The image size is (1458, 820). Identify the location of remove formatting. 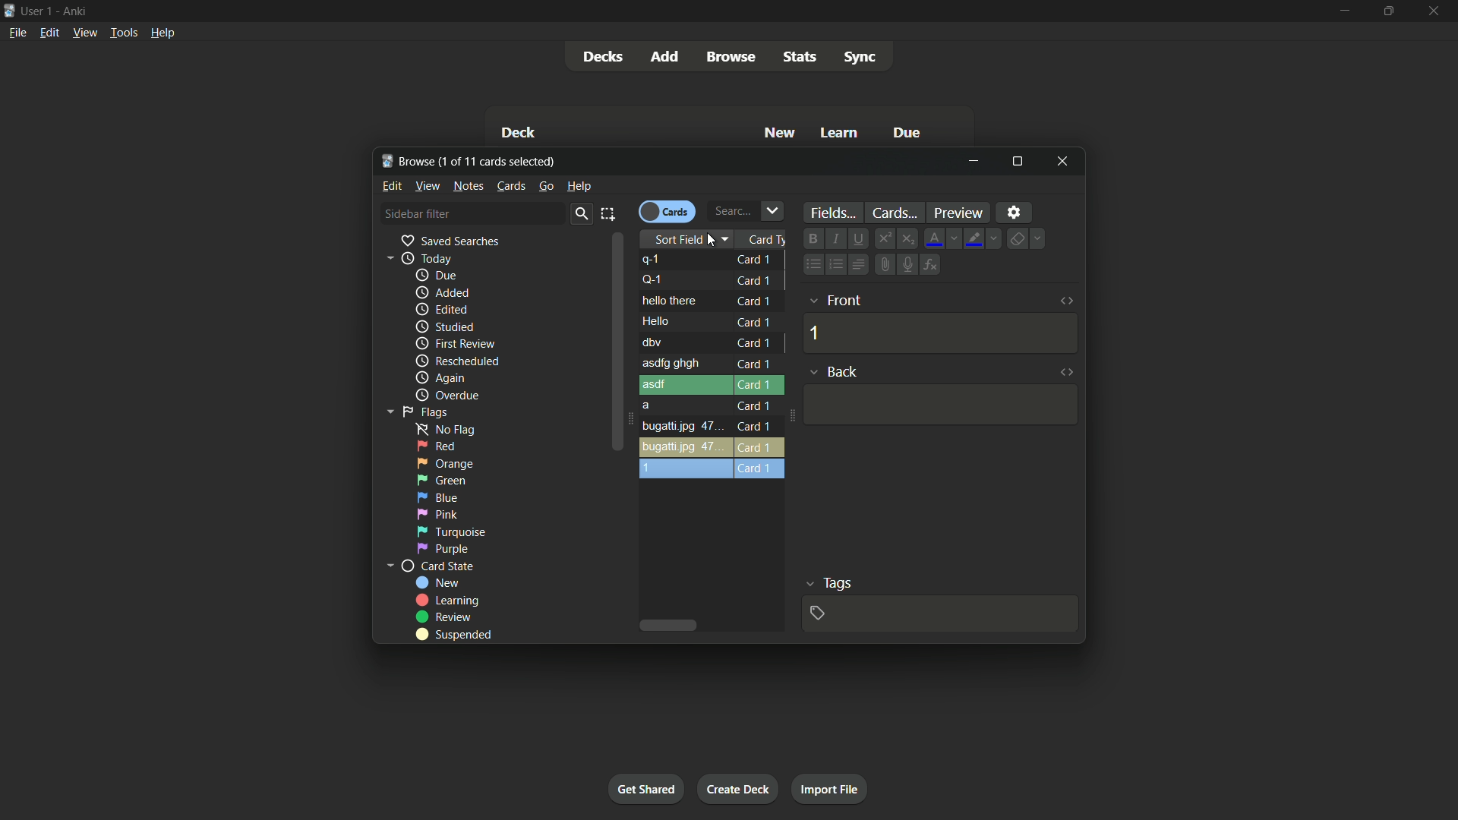
(1018, 239).